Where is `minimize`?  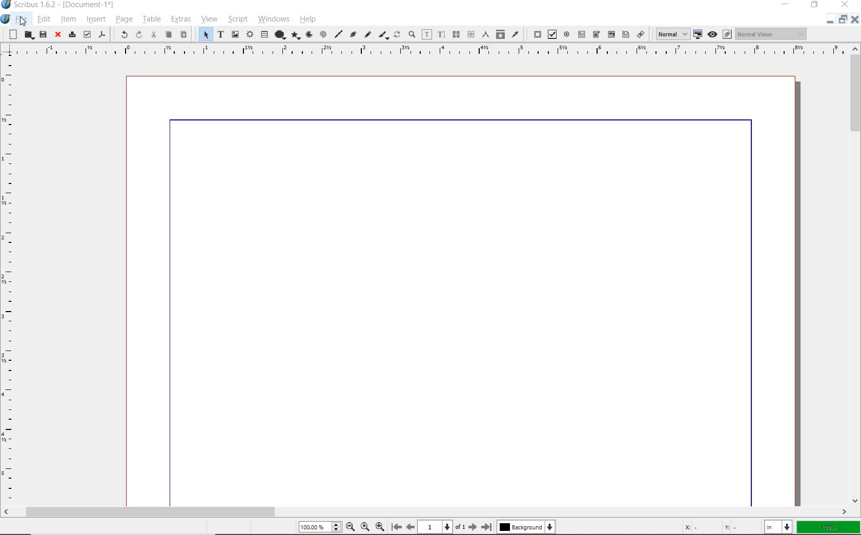 minimize is located at coordinates (788, 5).